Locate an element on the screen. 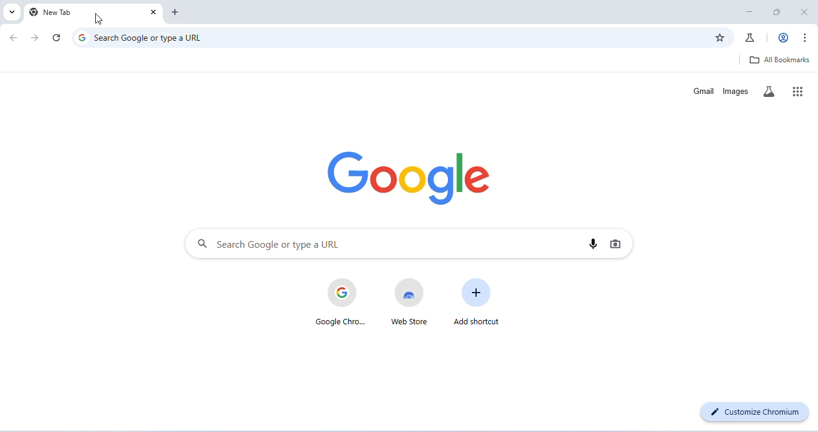  google logo is located at coordinates (414, 176).